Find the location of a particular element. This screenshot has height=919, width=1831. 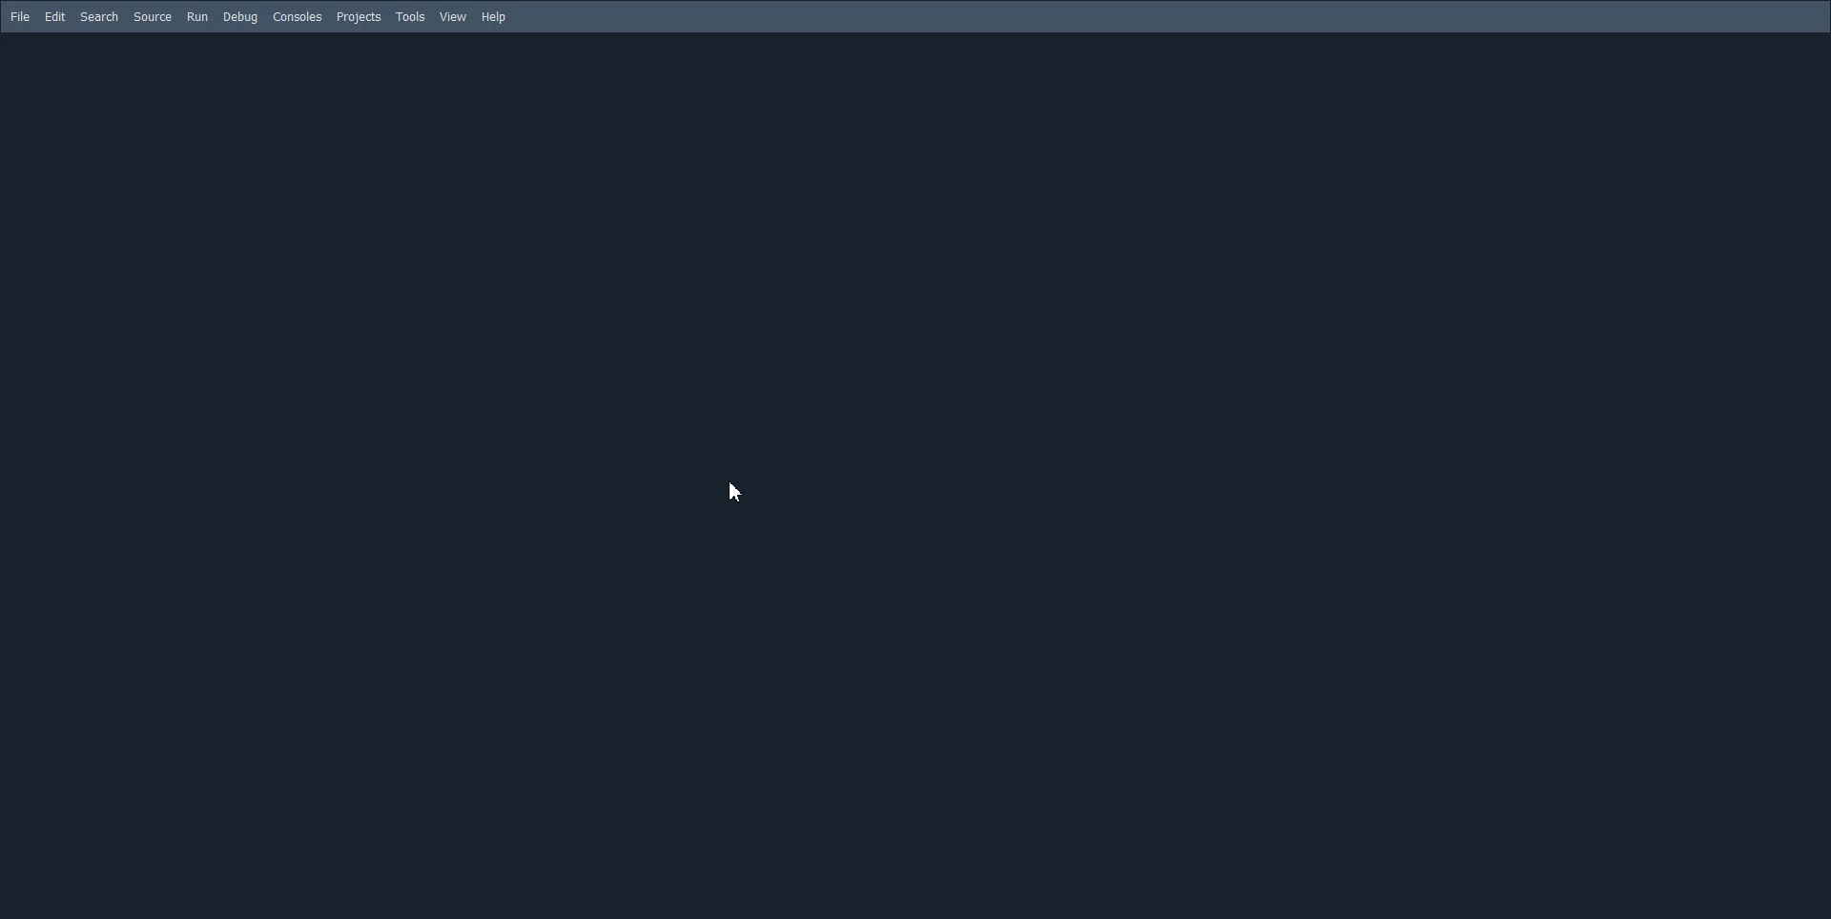

Debug is located at coordinates (240, 18).